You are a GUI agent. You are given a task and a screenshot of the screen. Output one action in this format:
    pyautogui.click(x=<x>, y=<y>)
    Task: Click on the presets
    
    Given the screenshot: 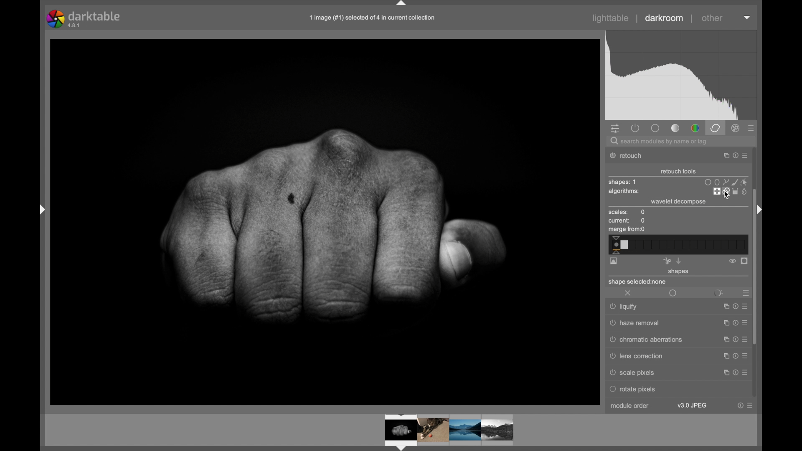 What is the action you would take?
    pyautogui.click(x=745, y=293)
    